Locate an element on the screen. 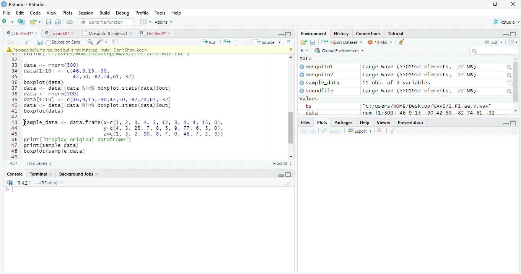  Go to previous section is located at coordinates (236, 42).